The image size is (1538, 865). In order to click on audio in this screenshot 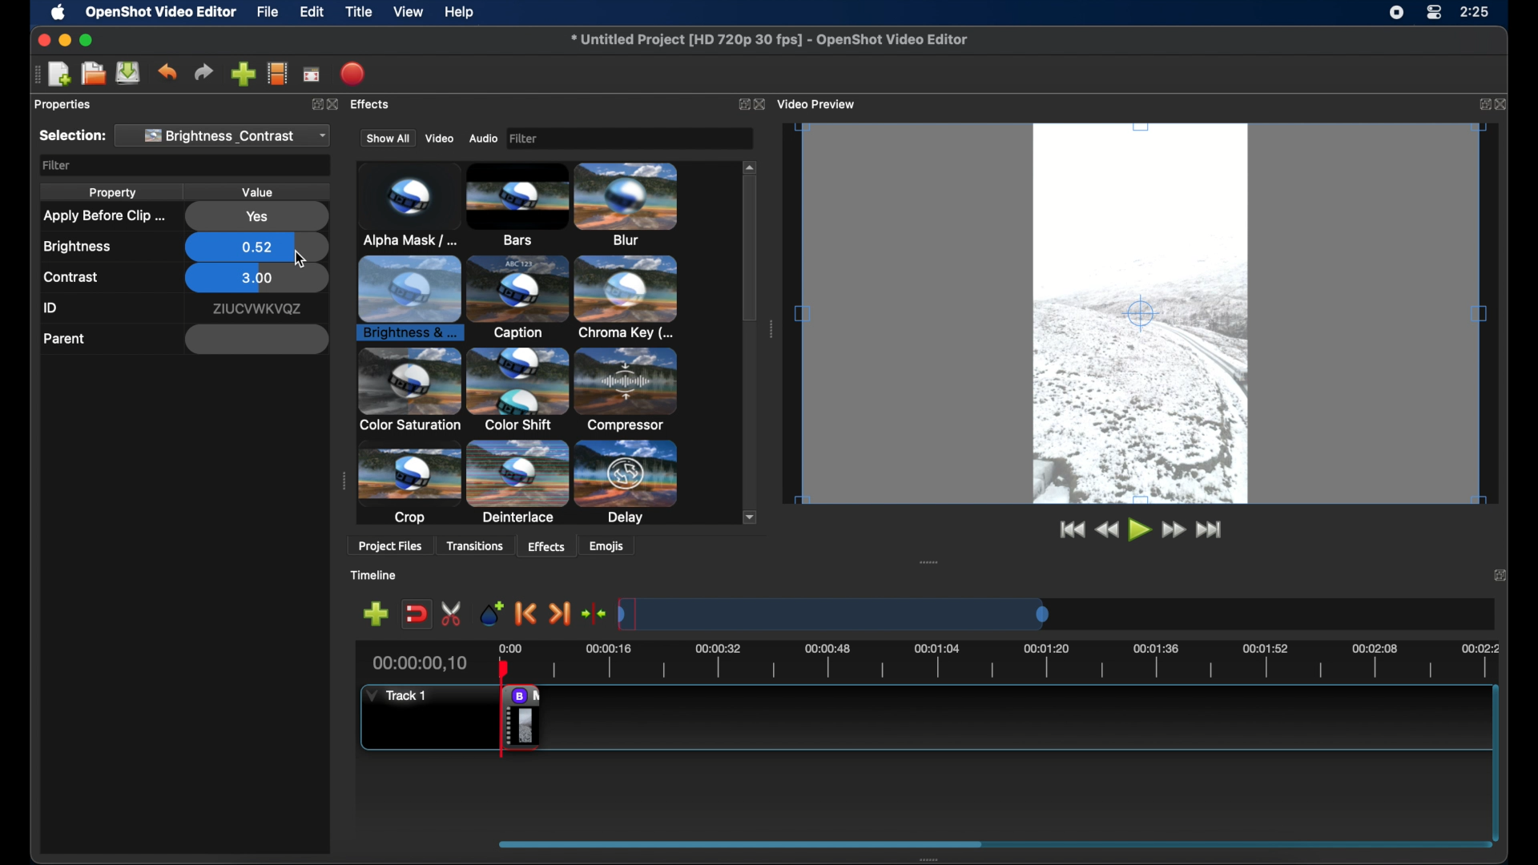, I will do `click(484, 138)`.